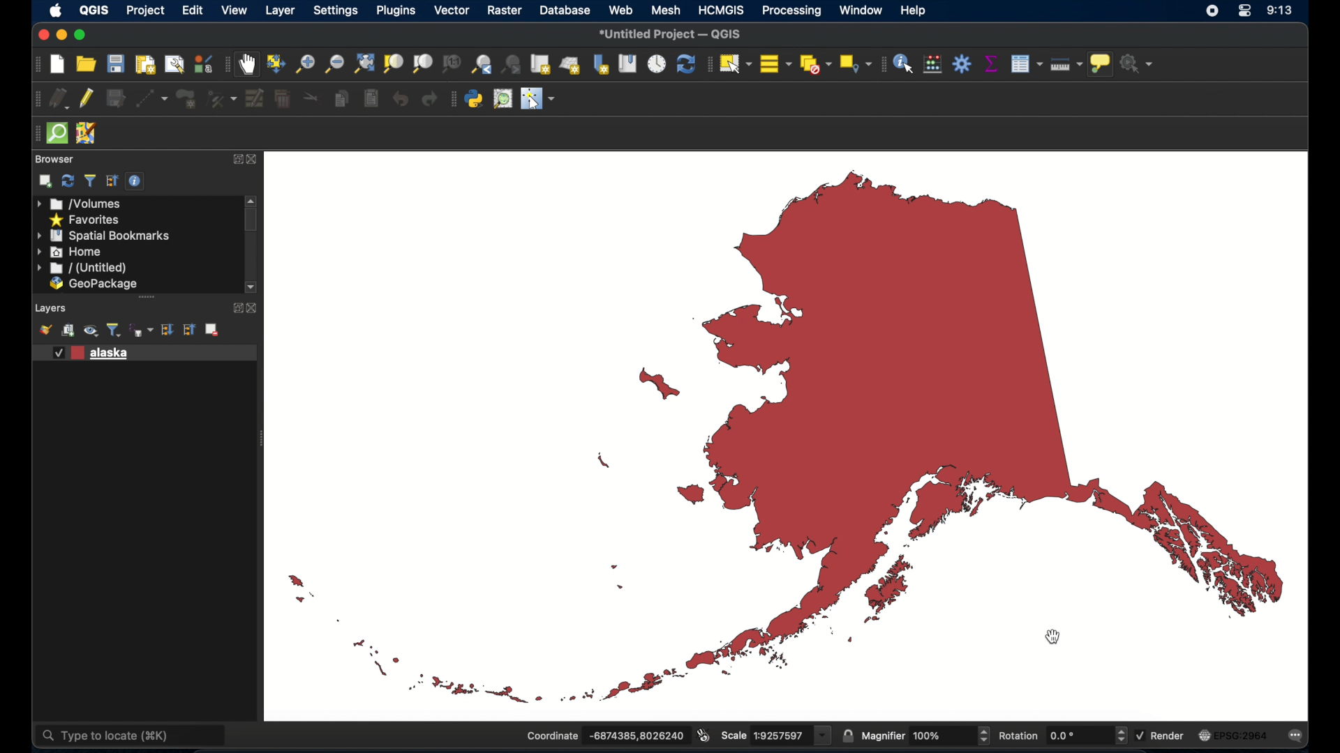 The height and width of the screenshot is (753, 1340). I want to click on favorites, so click(86, 219).